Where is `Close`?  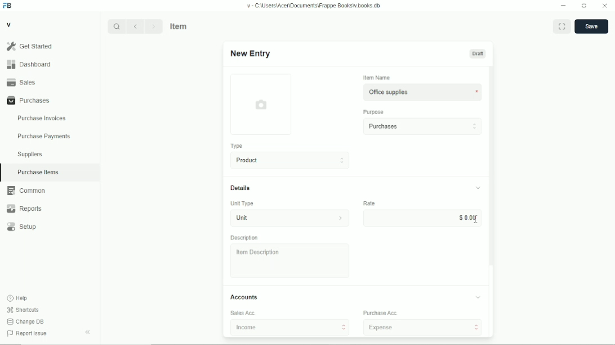
Close is located at coordinates (605, 5).